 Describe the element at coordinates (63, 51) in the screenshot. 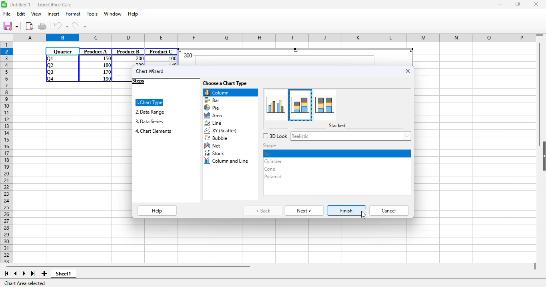

I see `Quarter/Cell selected` at that location.